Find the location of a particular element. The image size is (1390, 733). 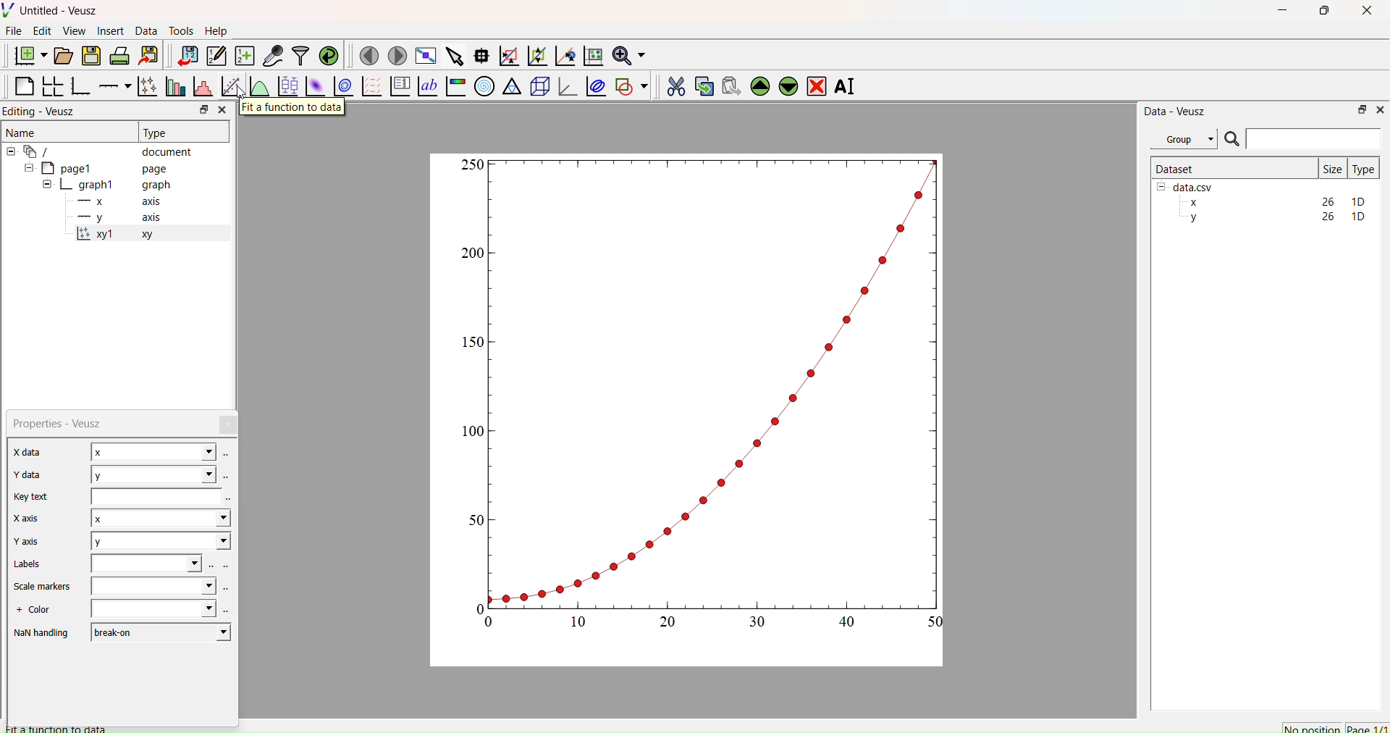

Capture remote data is located at coordinates (273, 56).